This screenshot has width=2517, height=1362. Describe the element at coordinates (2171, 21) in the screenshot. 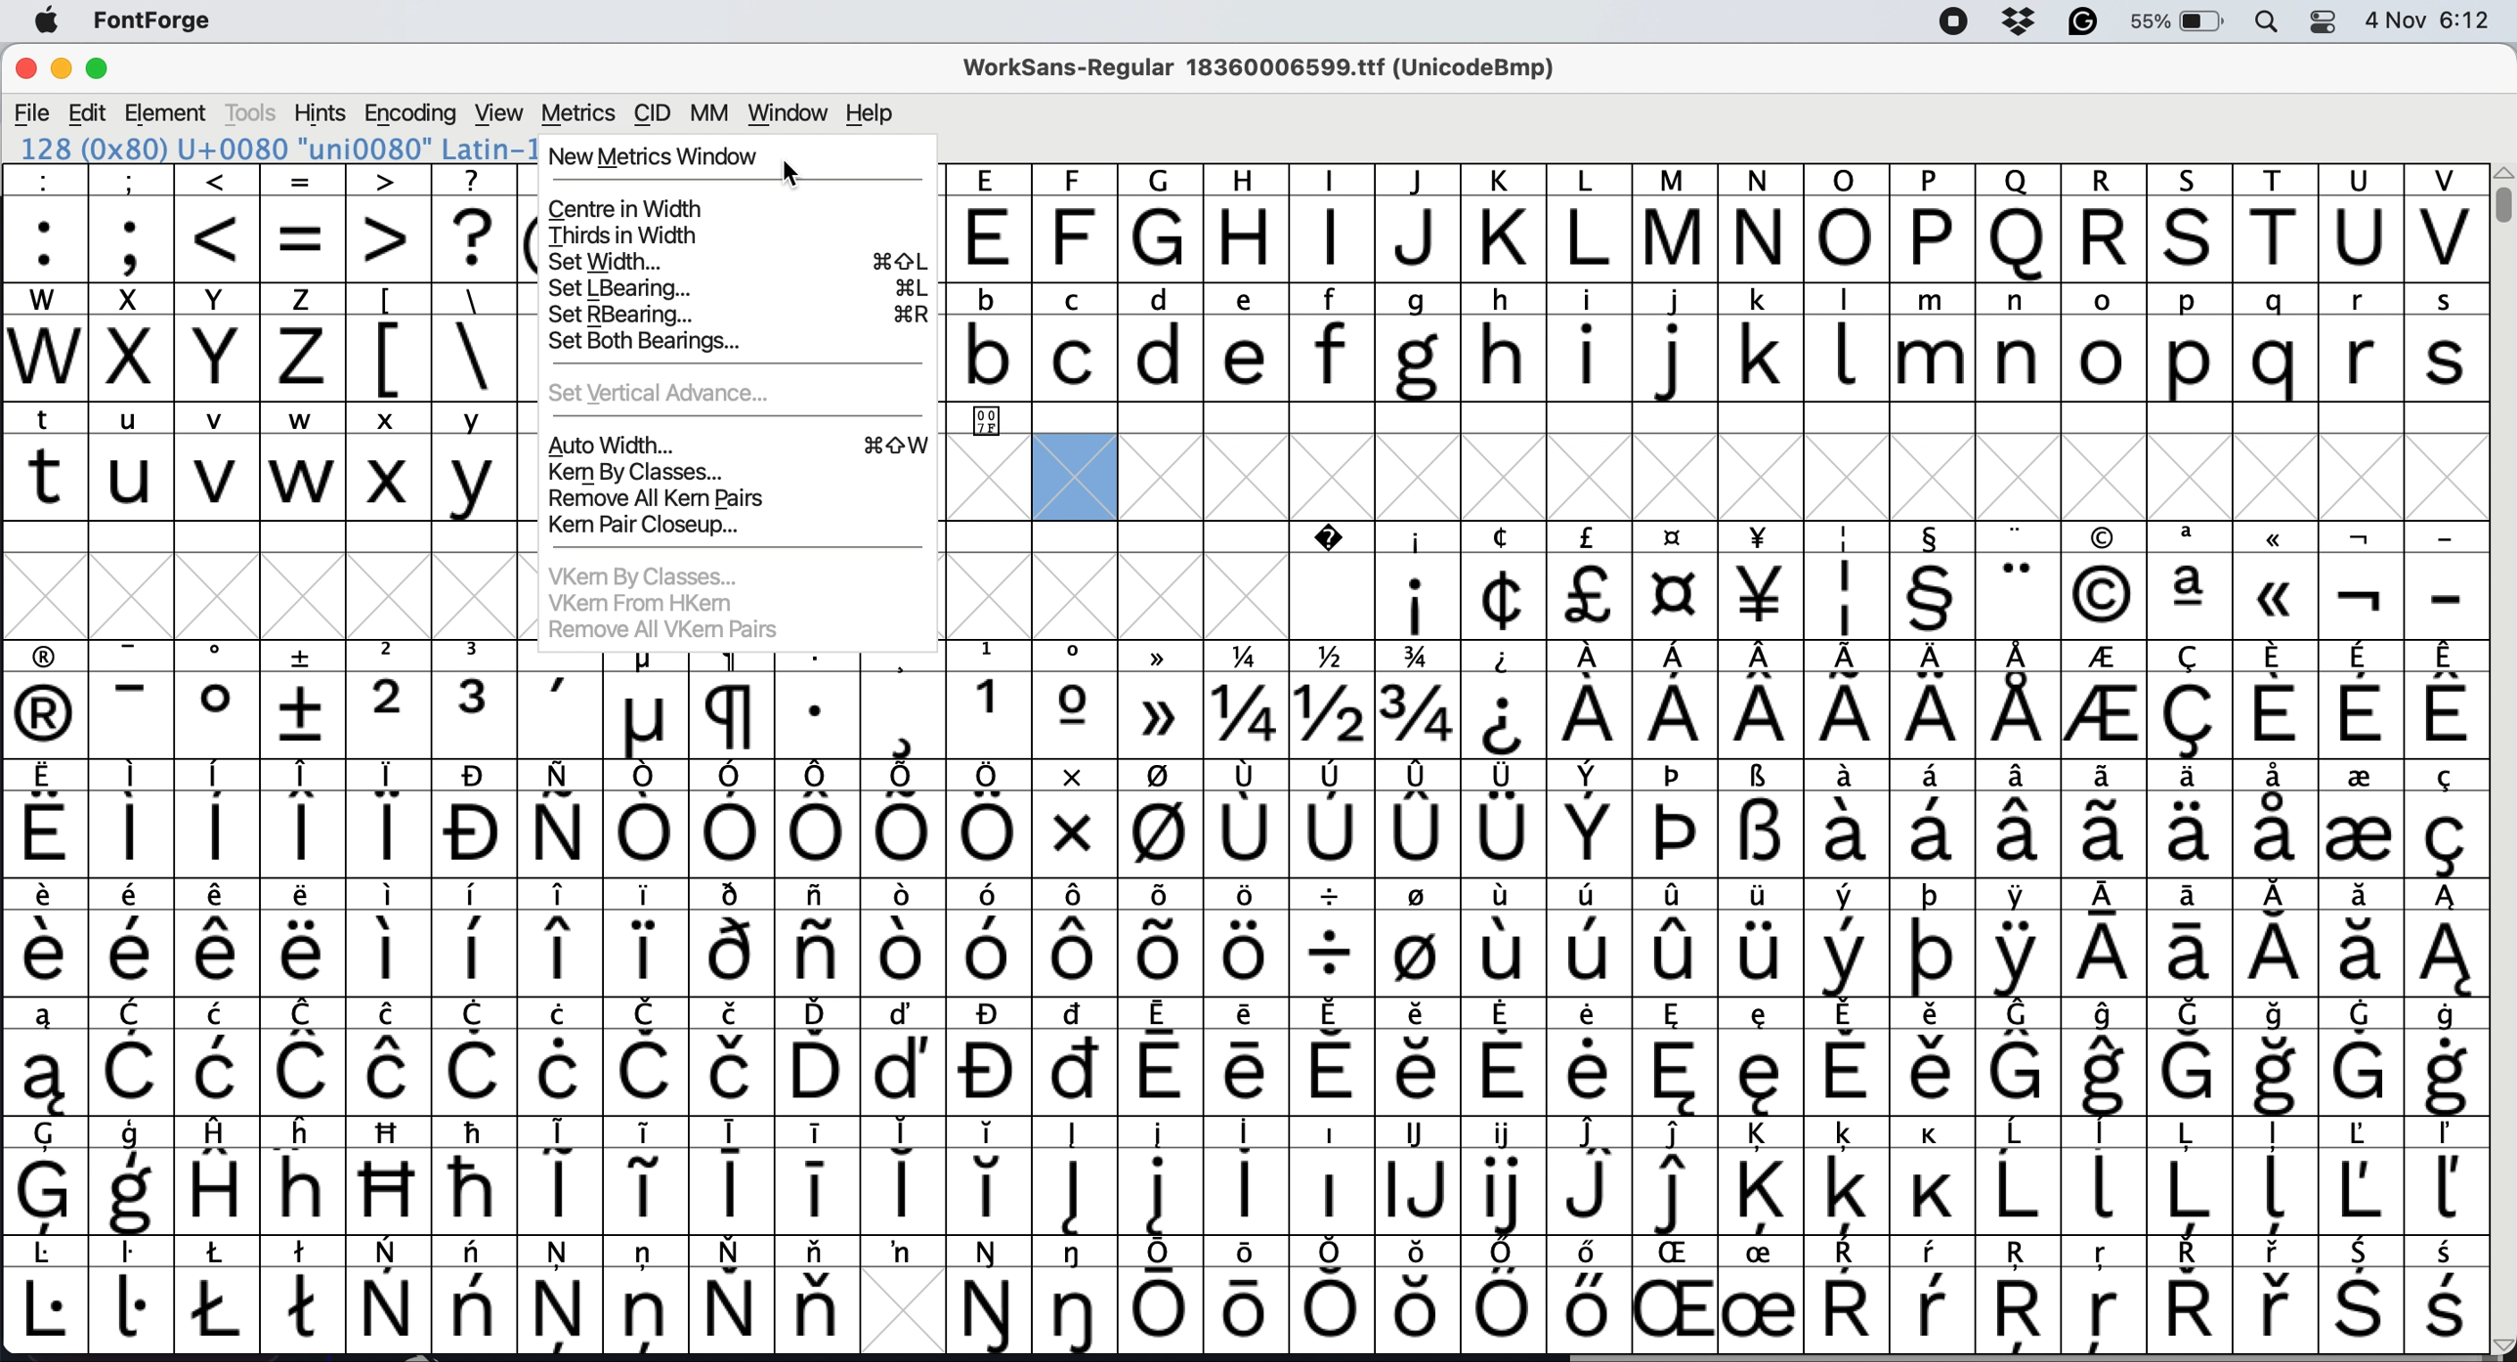

I see `55%` at that location.